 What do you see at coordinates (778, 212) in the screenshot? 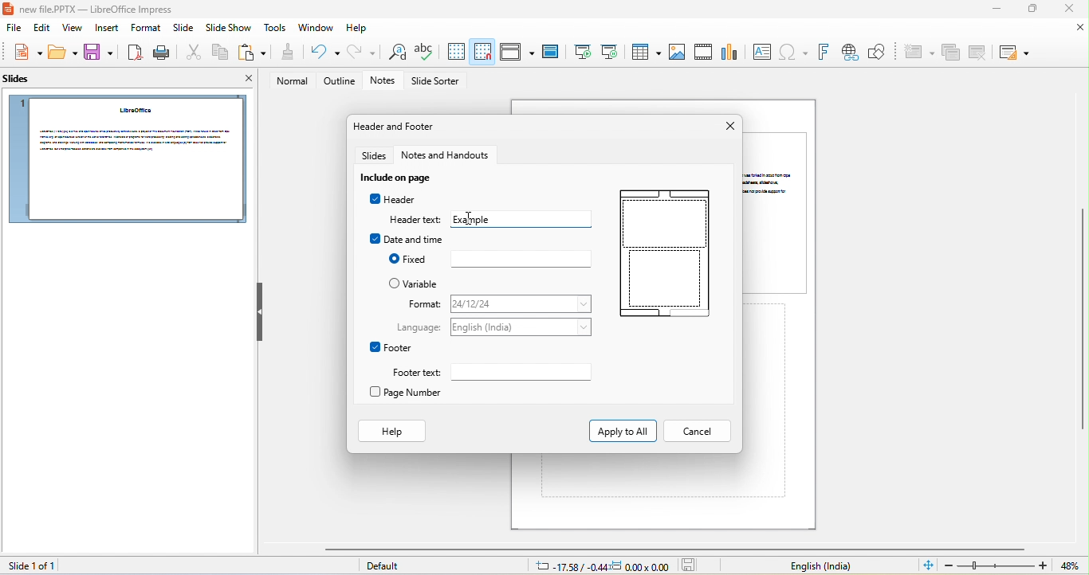
I see `slide` at bounding box center [778, 212].